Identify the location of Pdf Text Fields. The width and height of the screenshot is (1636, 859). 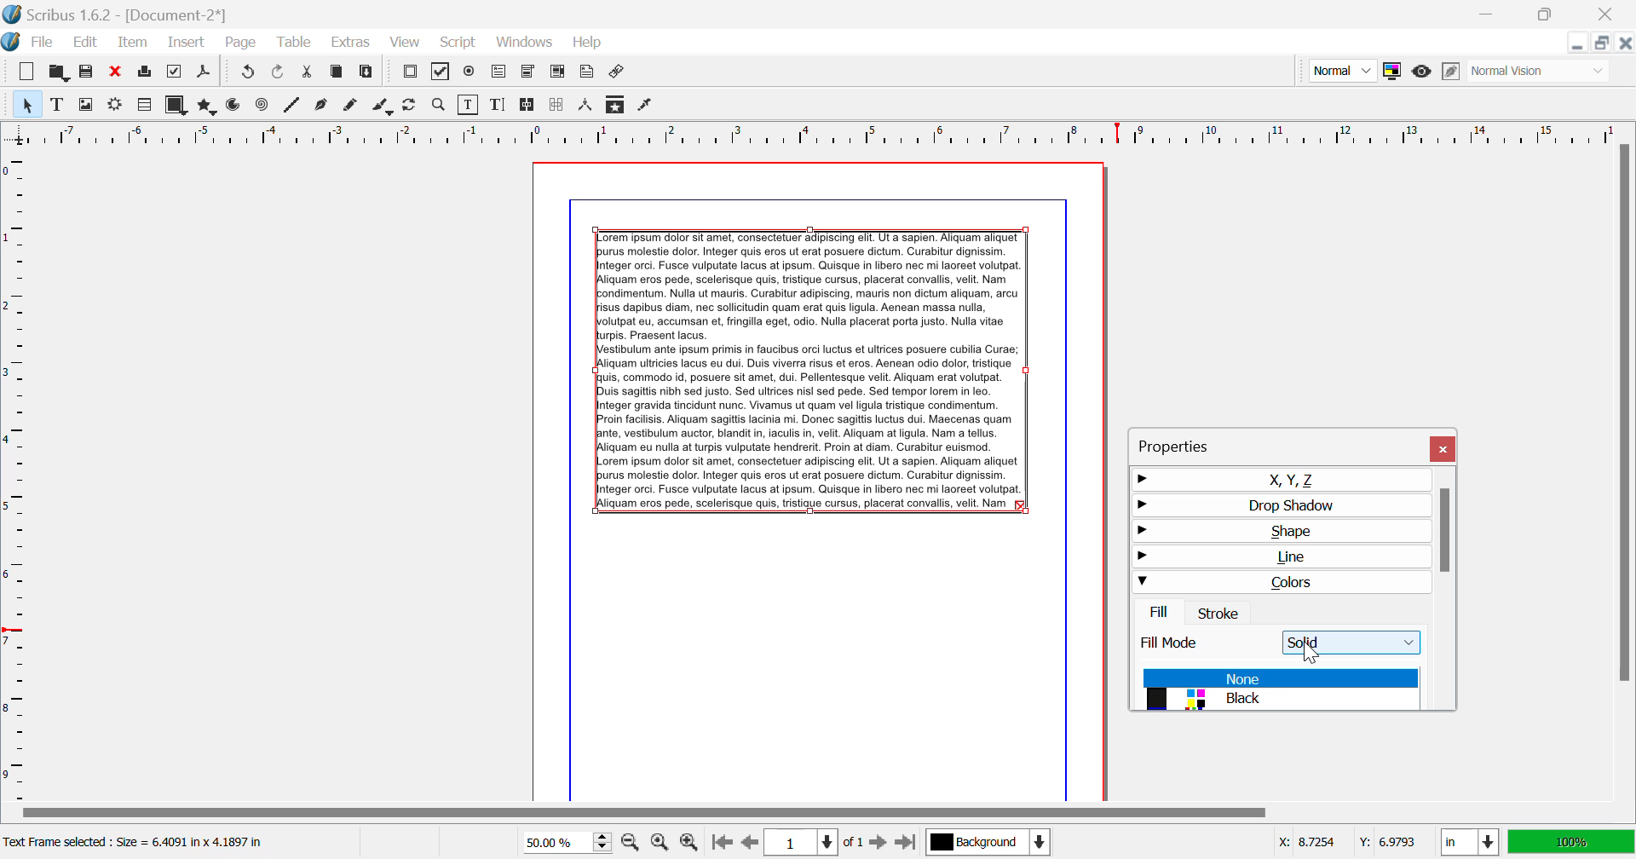
(499, 72).